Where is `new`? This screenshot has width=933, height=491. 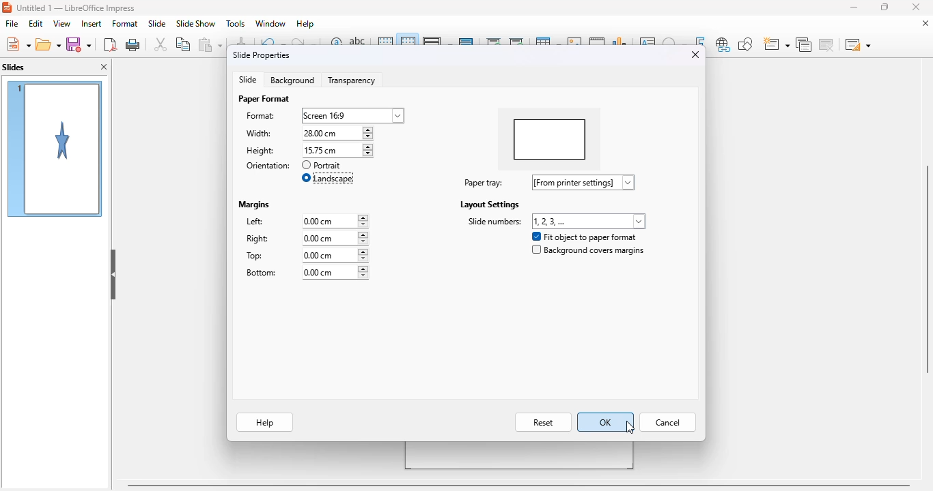 new is located at coordinates (18, 44).